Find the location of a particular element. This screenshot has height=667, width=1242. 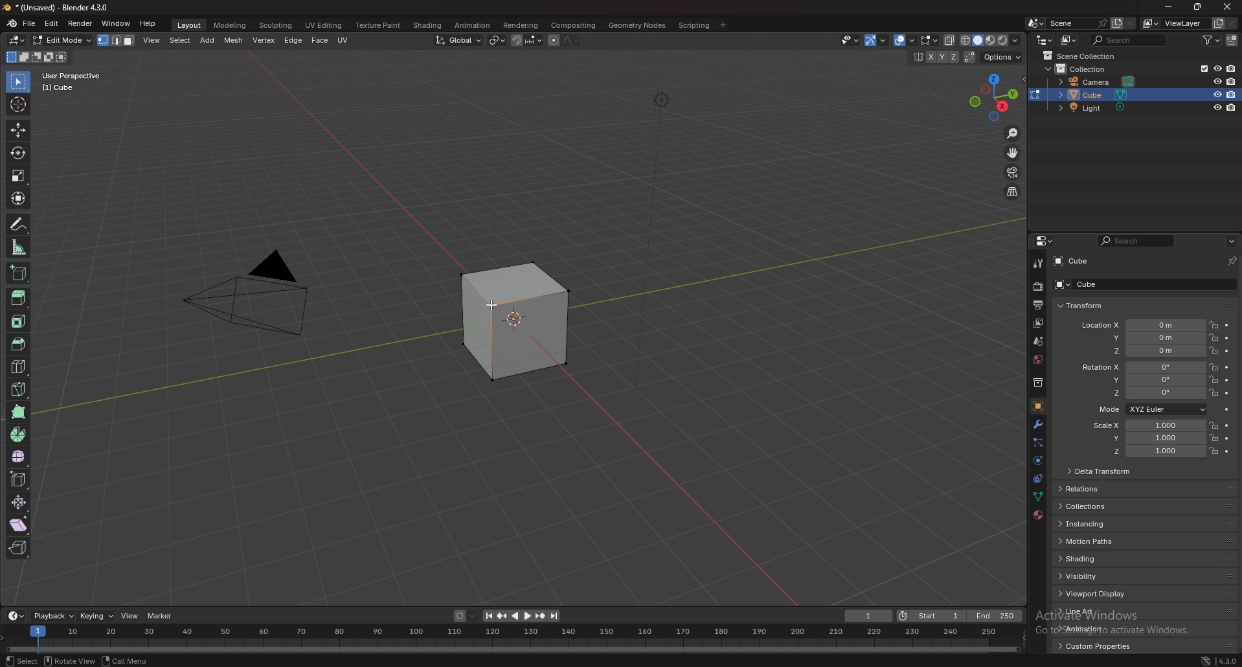

call menu is located at coordinates (124, 661).